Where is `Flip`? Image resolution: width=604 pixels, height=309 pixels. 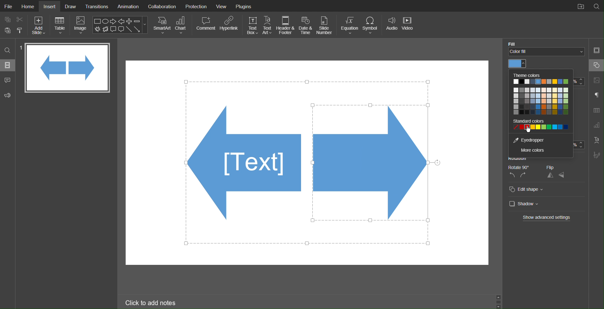 Flip is located at coordinates (557, 167).